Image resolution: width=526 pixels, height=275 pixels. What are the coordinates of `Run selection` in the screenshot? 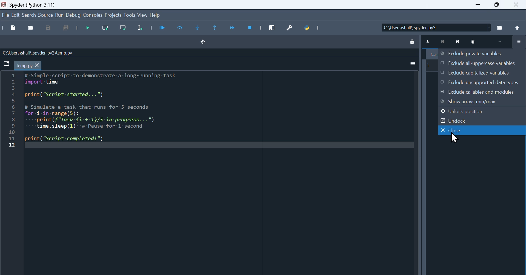 It's located at (140, 28).